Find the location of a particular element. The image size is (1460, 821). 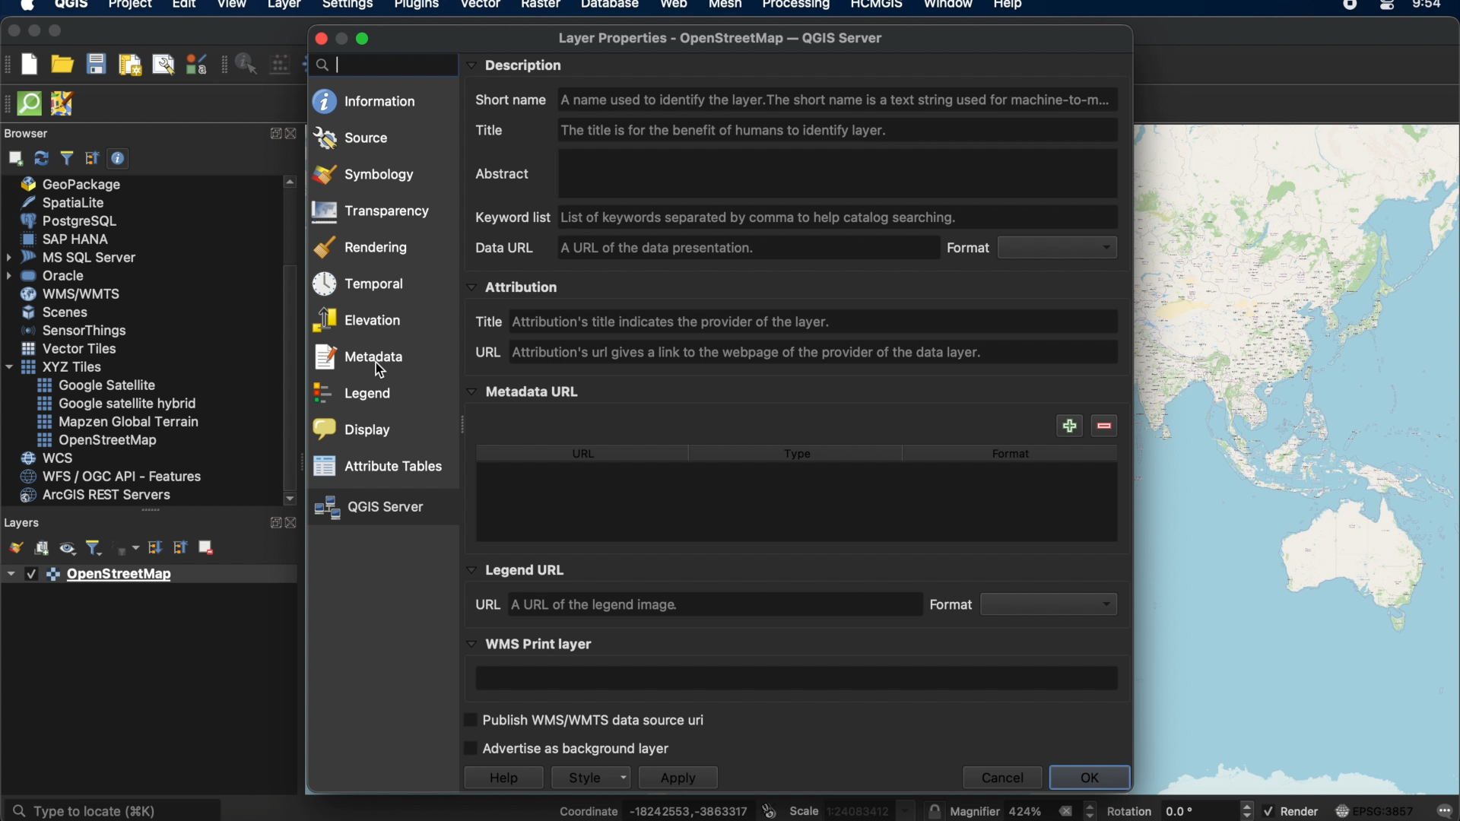

project toolbar is located at coordinates (11, 67).